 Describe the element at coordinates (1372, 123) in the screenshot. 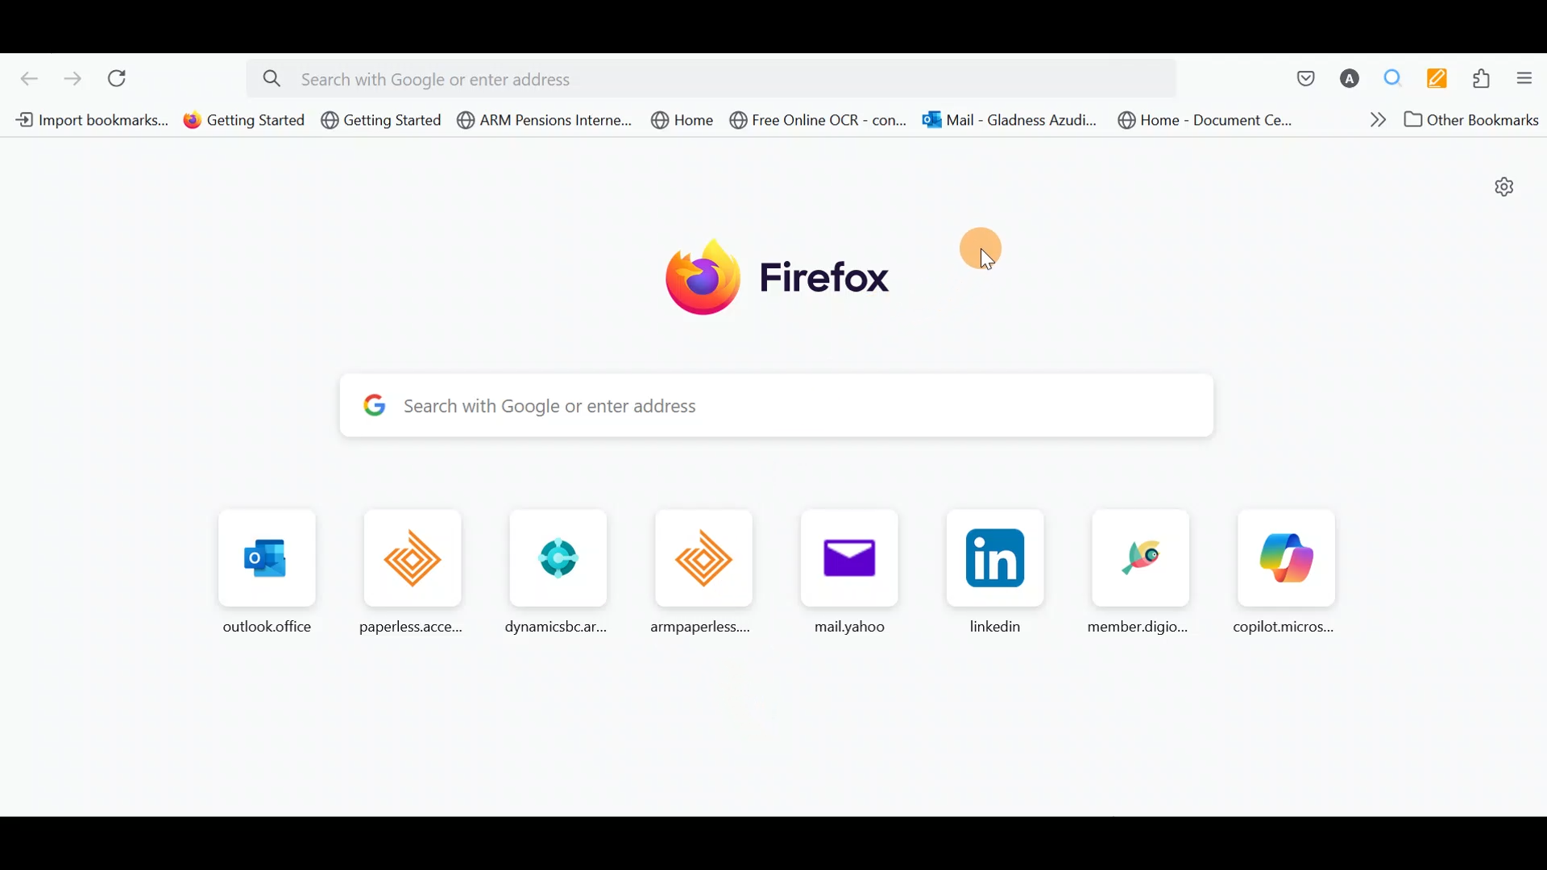

I see `Show more bookmarks` at that location.